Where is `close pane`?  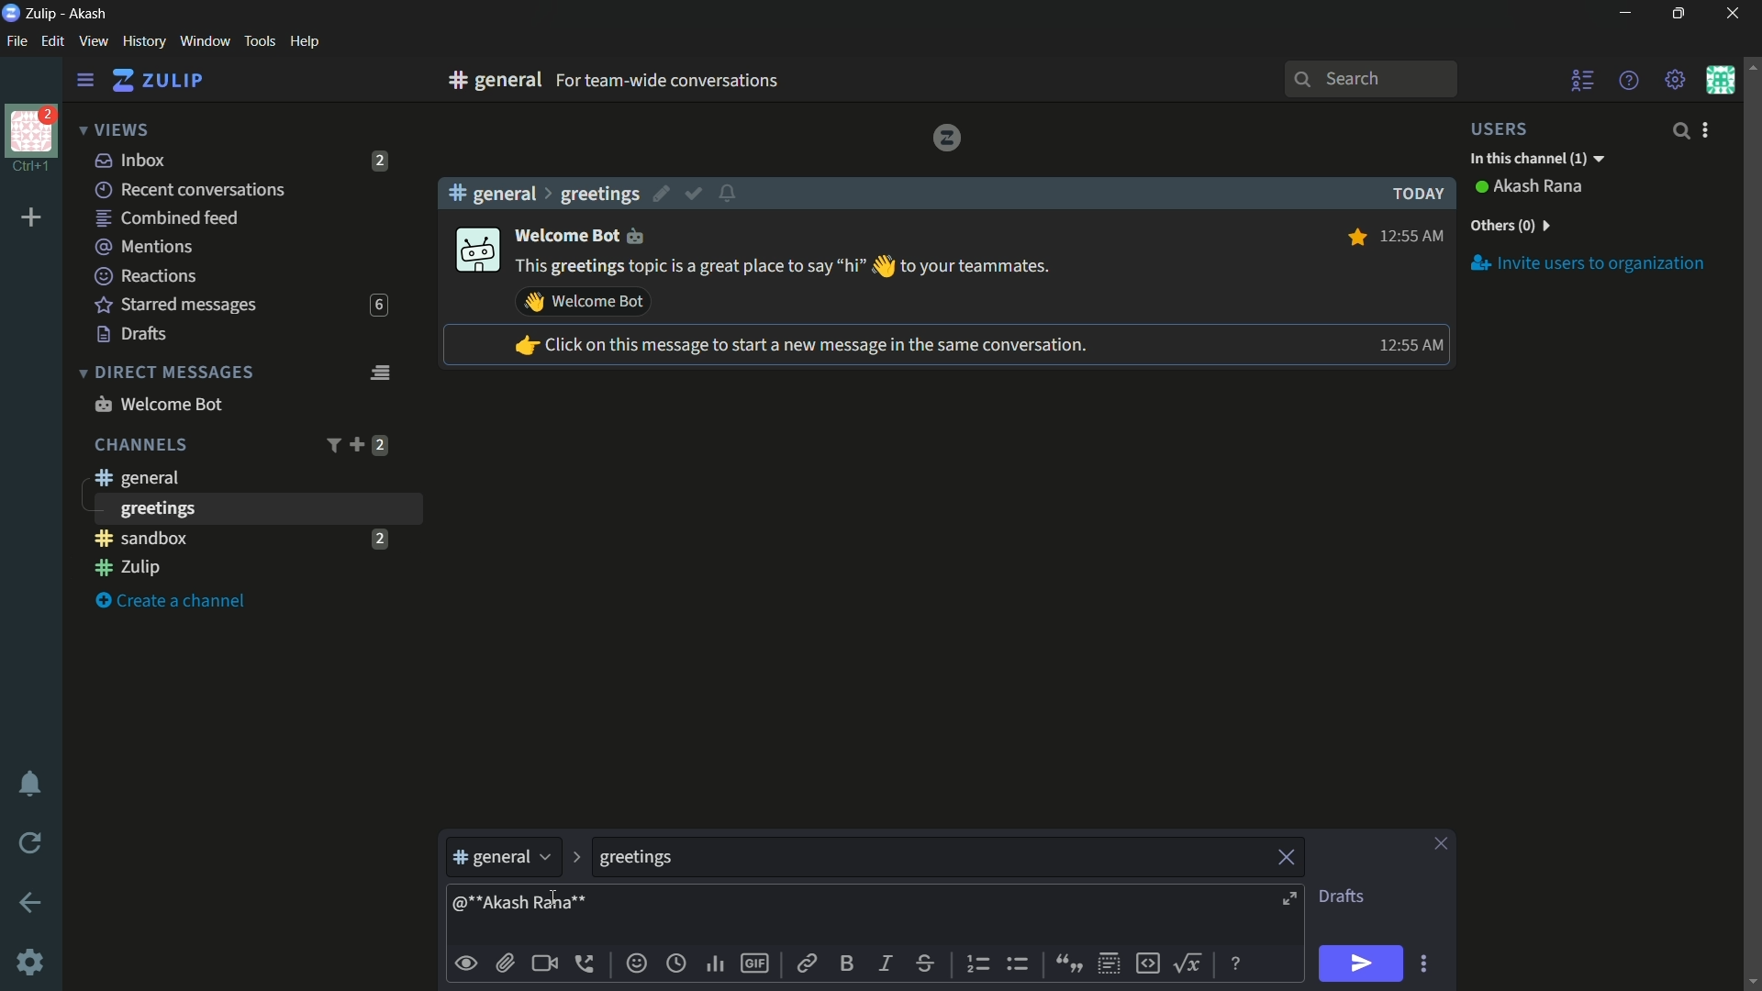
close pane is located at coordinates (1441, 845).